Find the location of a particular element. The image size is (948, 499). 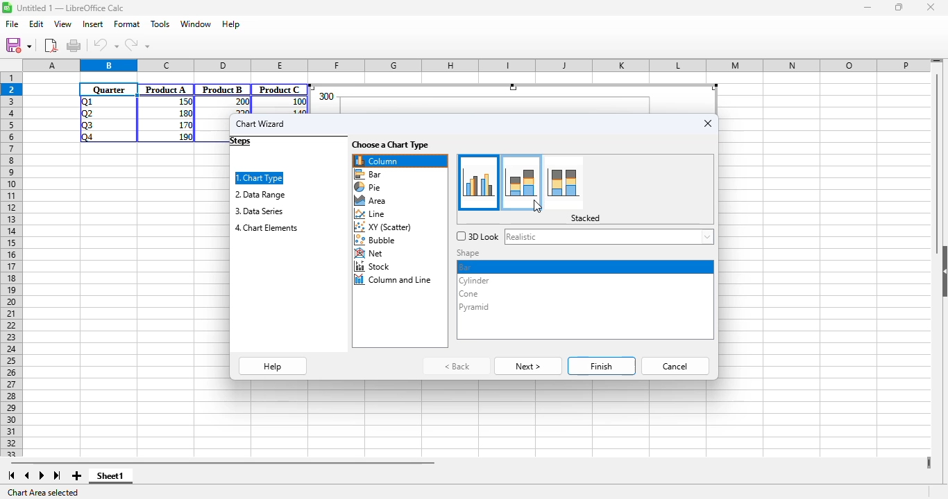

net is located at coordinates (370, 254).